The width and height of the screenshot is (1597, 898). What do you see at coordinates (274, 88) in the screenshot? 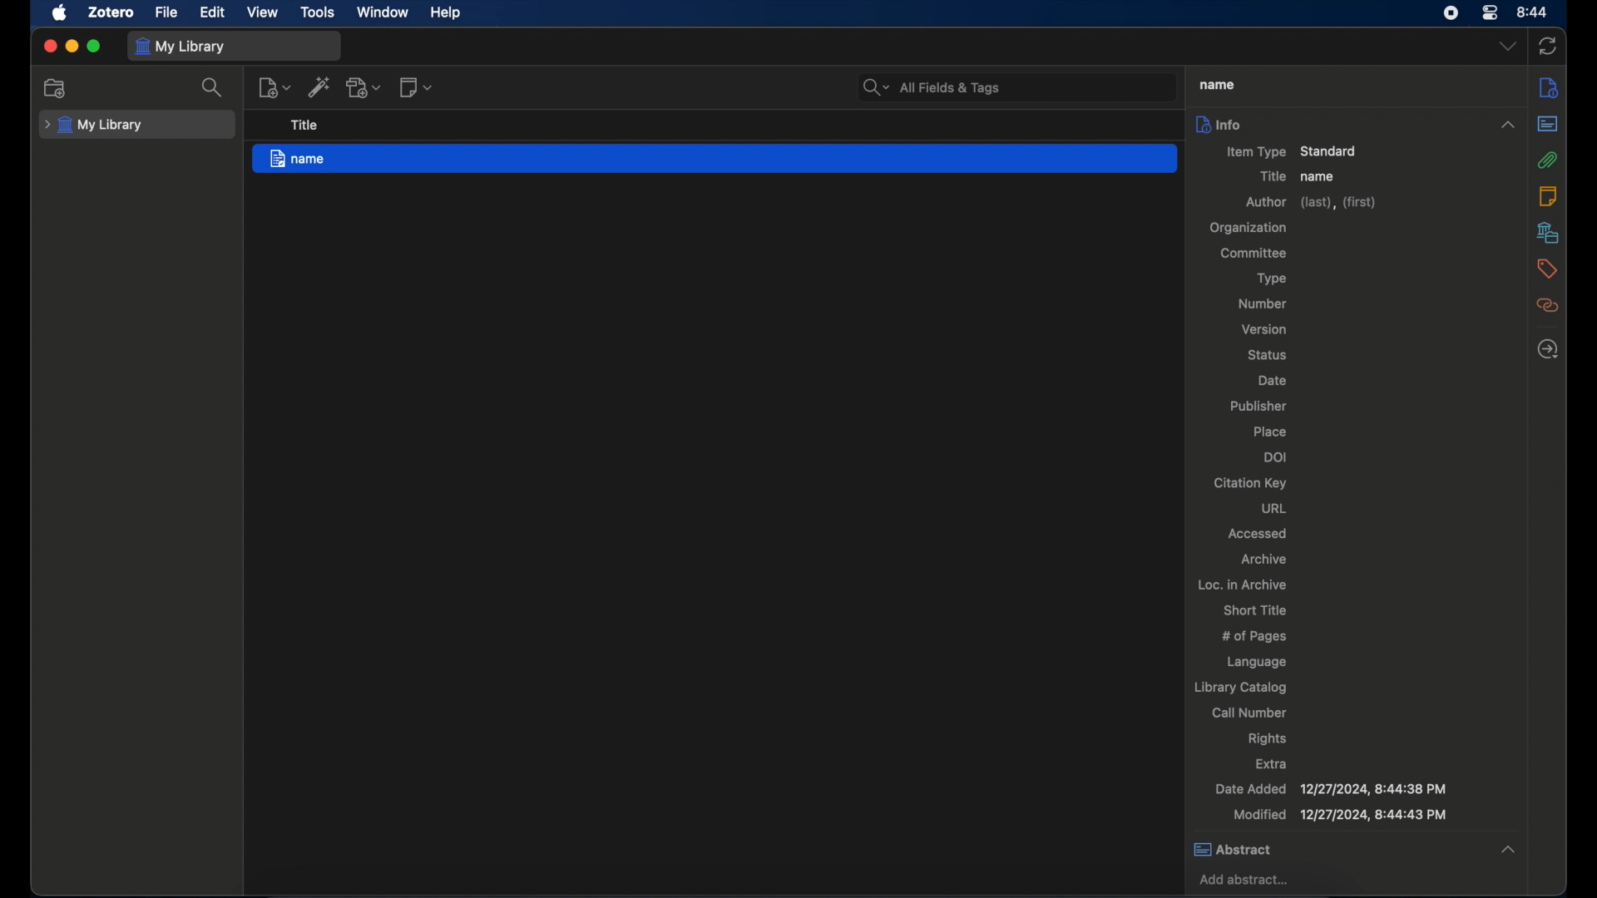
I see `new item` at bounding box center [274, 88].